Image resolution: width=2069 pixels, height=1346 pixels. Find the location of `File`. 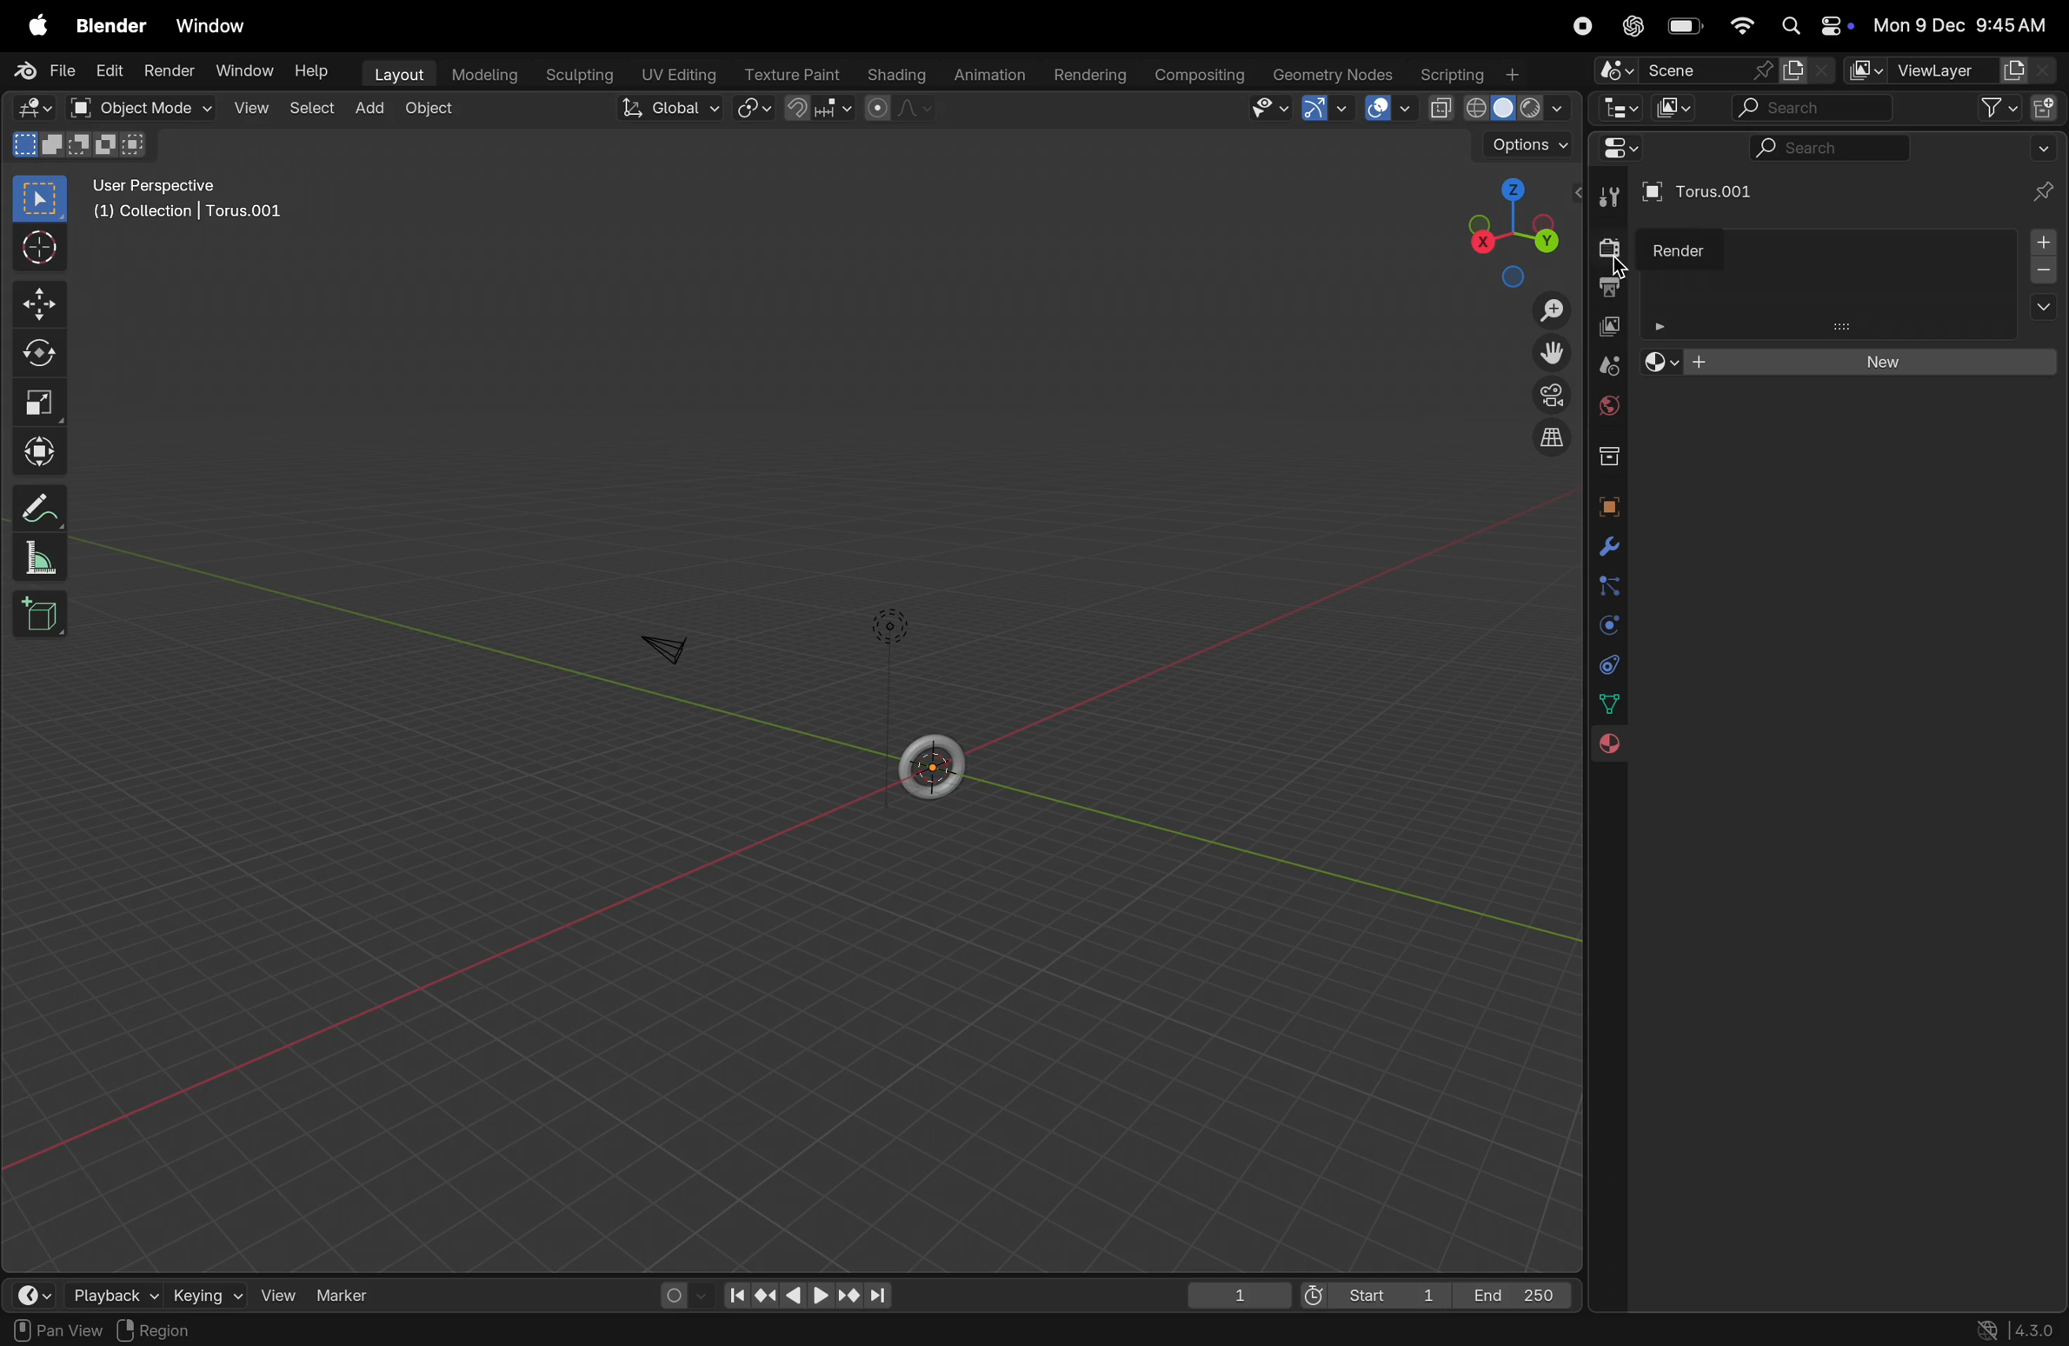

File is located at coordinates (42, 70).